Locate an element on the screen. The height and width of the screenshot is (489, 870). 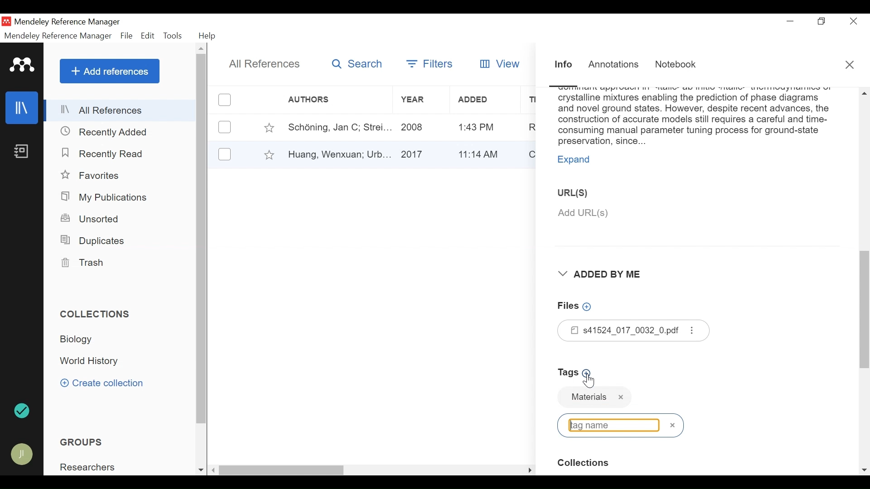
Scroll down is located at coordinates (865, 471).